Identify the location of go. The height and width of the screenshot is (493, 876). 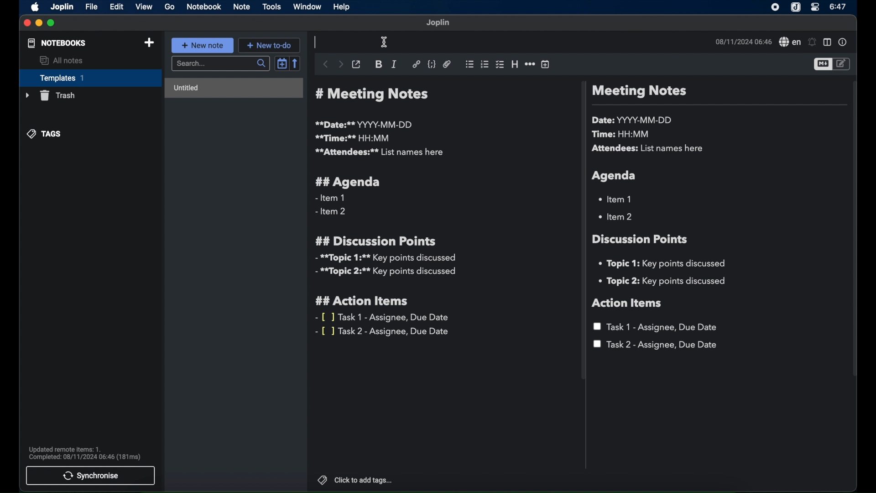
(170, 6).